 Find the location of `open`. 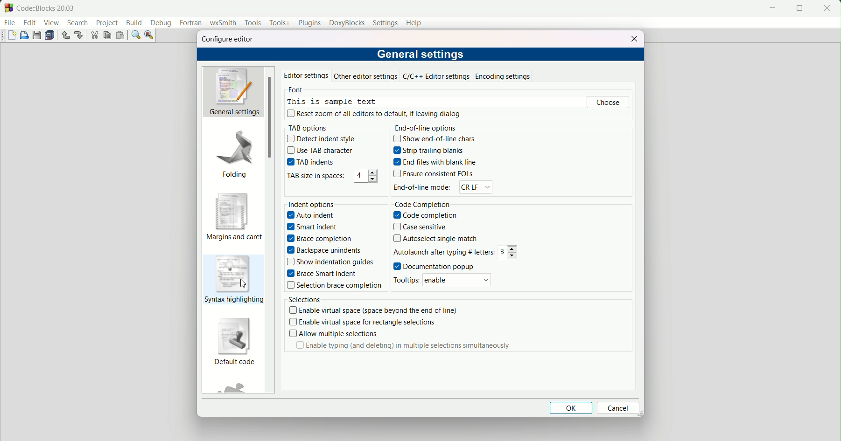

open is located at coordinates (25, 35).